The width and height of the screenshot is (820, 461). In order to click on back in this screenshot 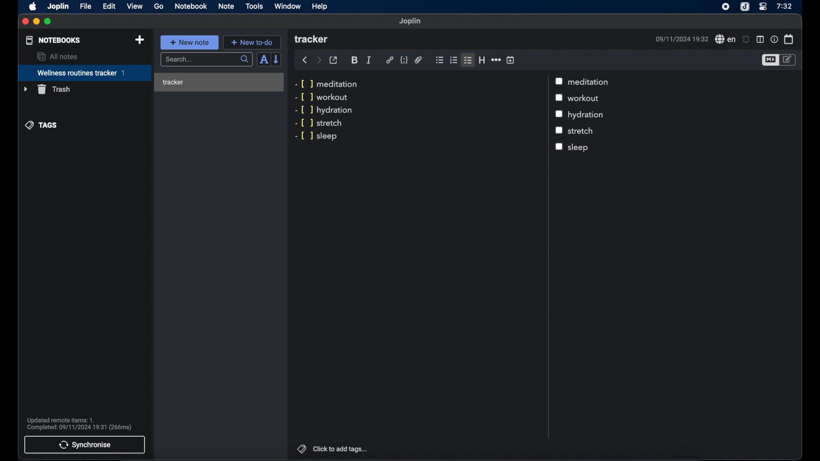, I will do `click(305, 60)`.